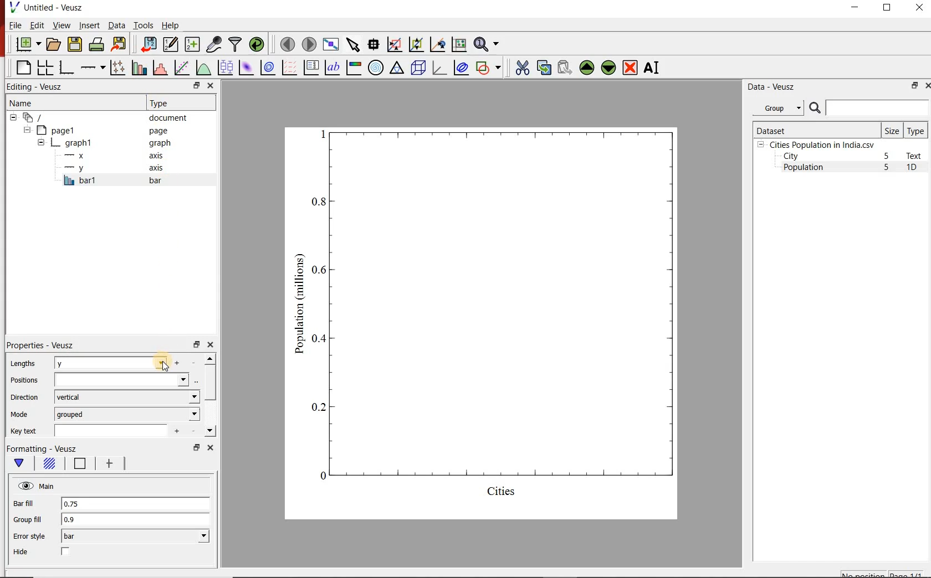  What do you see at coordinates (22, 363) in the screenshot?
I see `Lengths` at bounding box center [22, 363].